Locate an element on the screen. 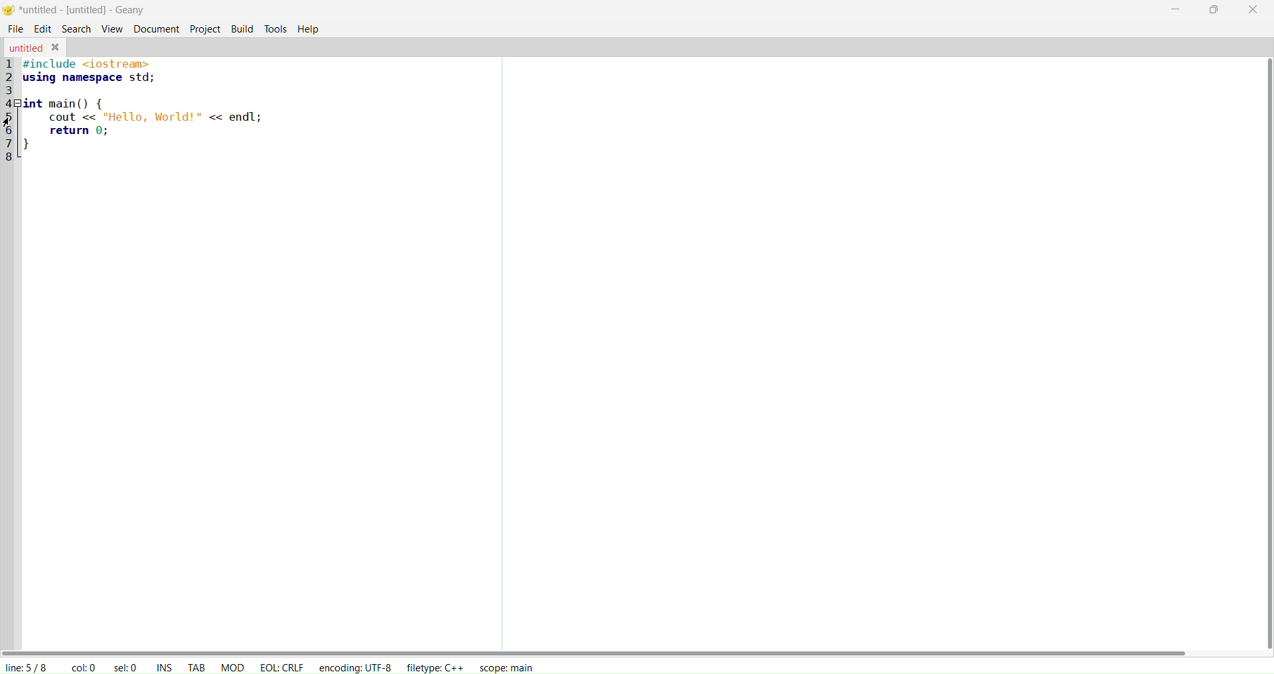 This screenshot has width=1274, height=674. 5      cout << "Hello, World!" << endl; is located at coordinates (139, 117).